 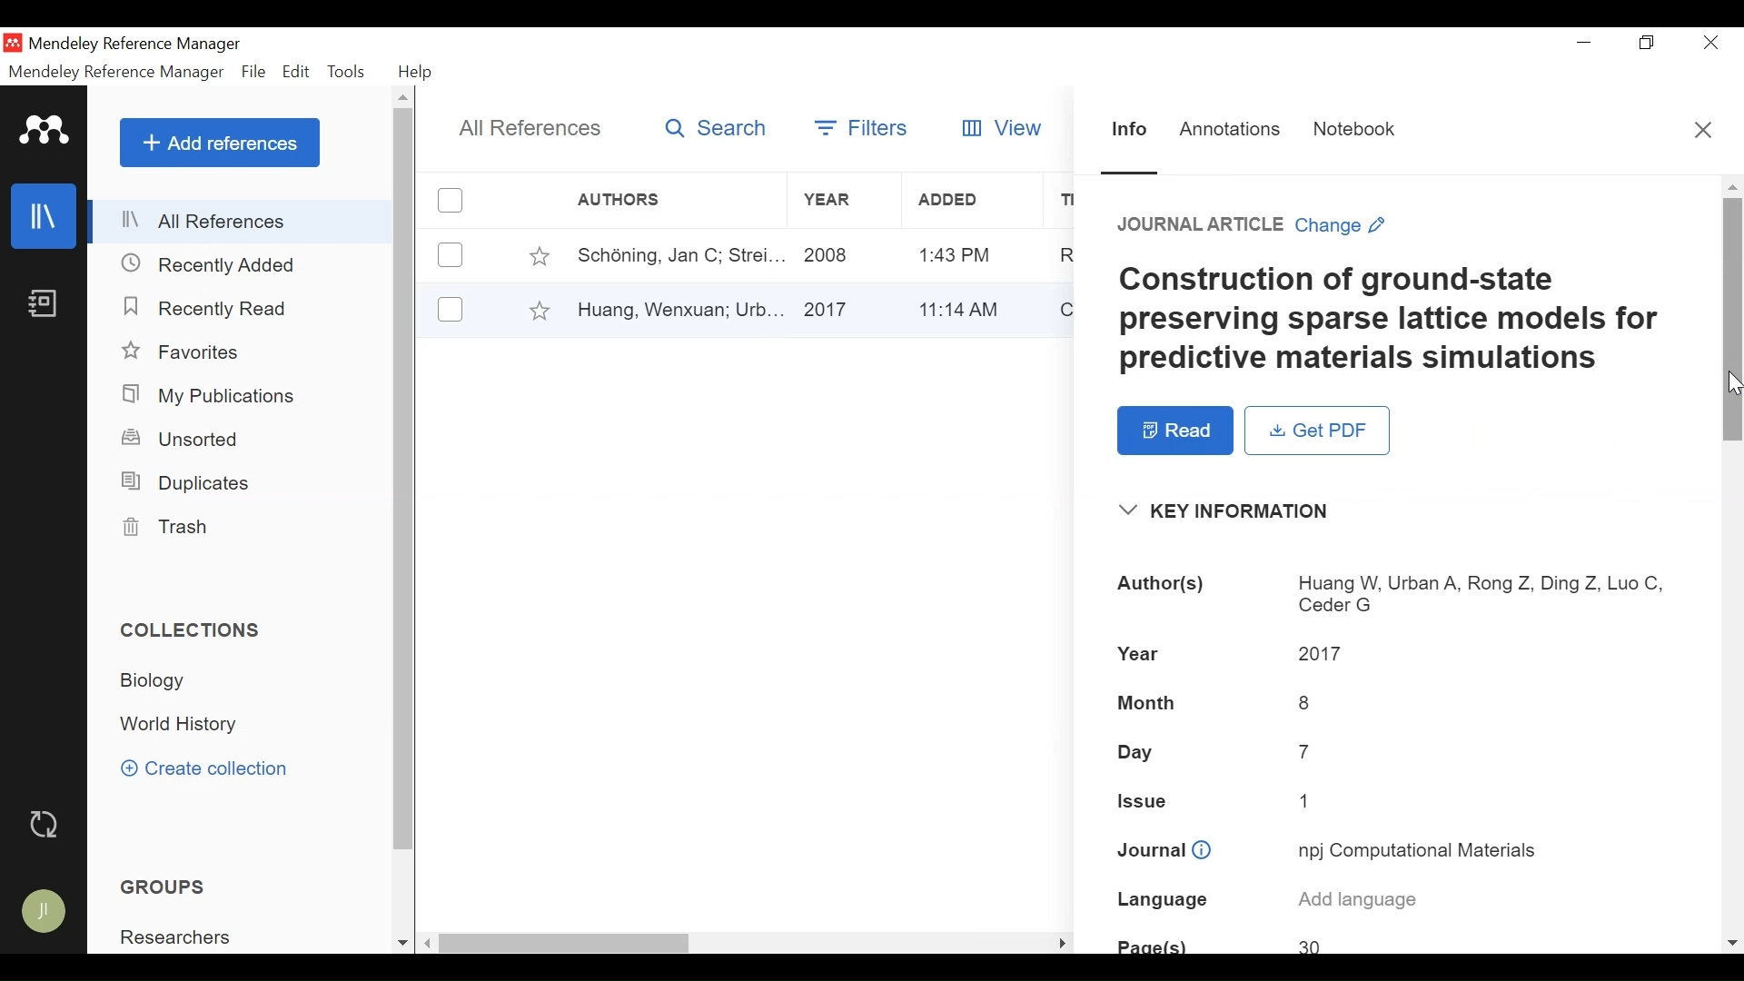 I want to click on Information, so click(x=1131, y=131).